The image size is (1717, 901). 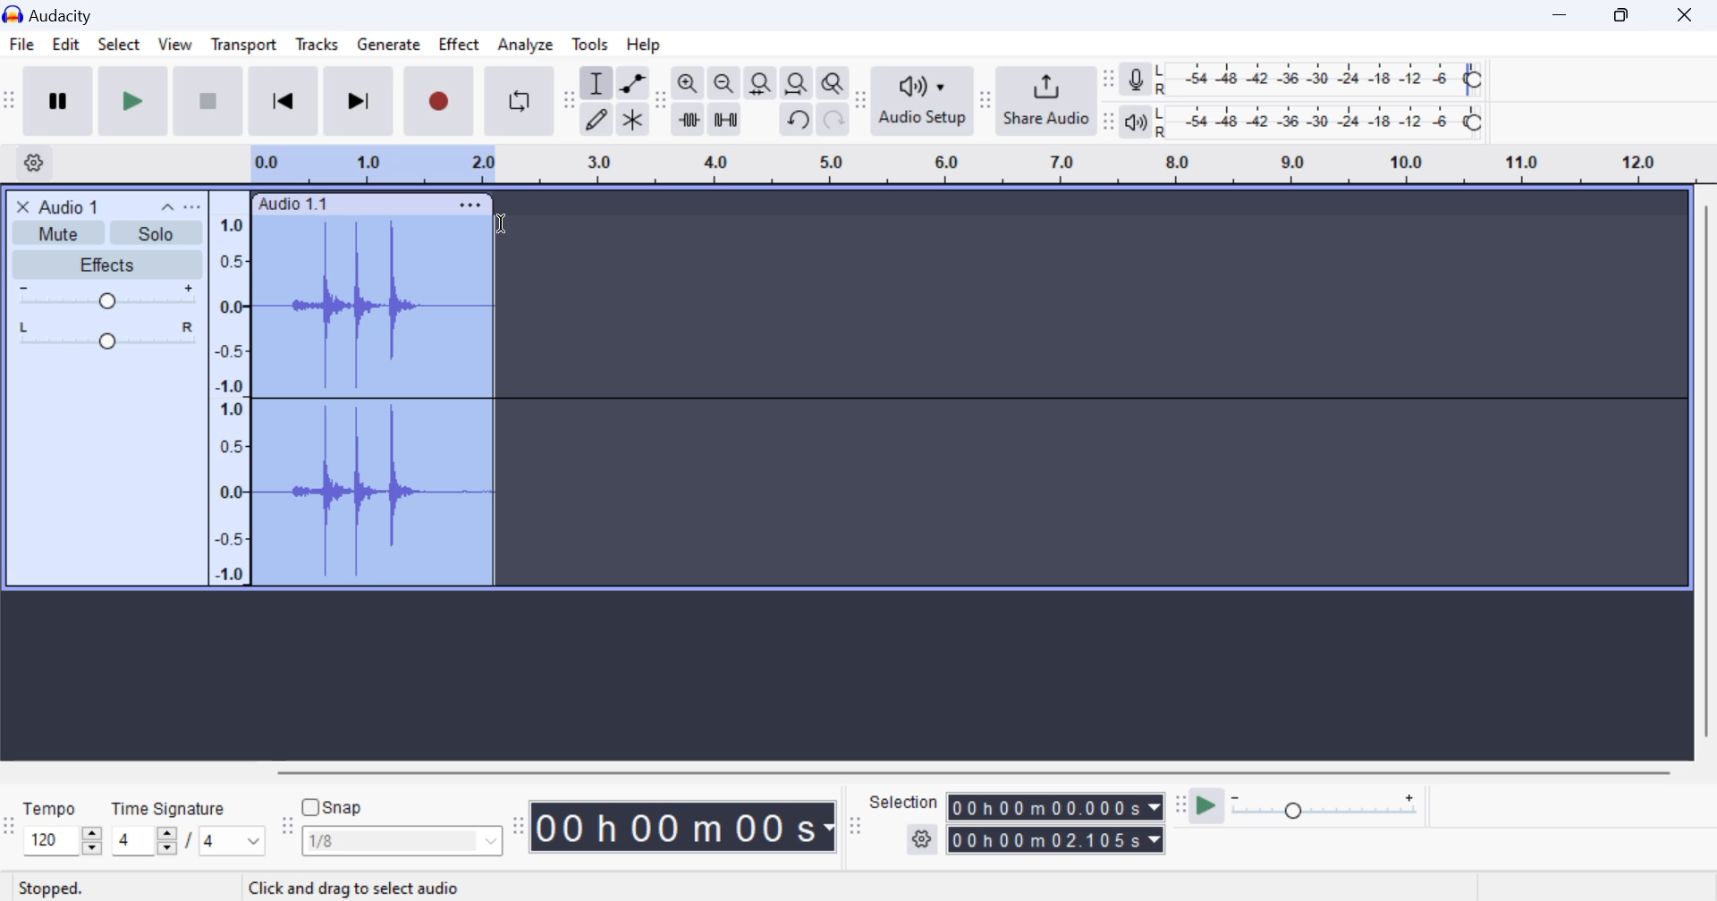 I want to click on Recording Level, so click(x=1319, y=80).